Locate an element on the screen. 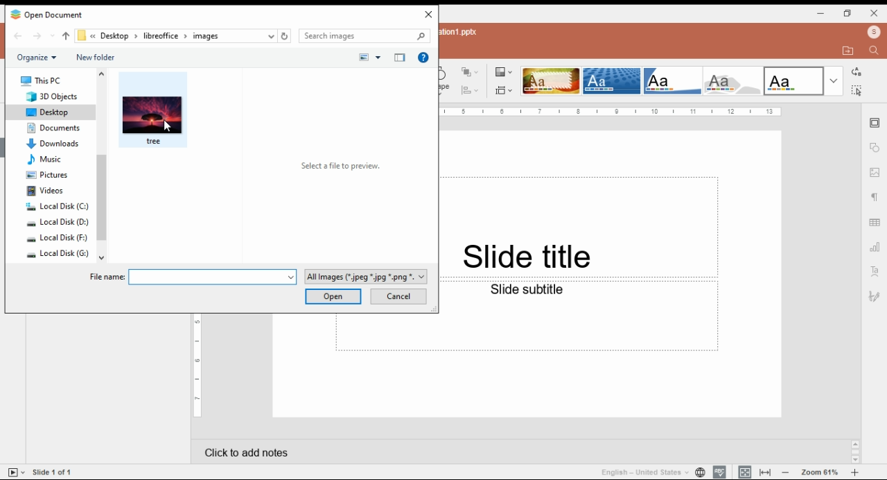  back is located at coordinates (18, 36).